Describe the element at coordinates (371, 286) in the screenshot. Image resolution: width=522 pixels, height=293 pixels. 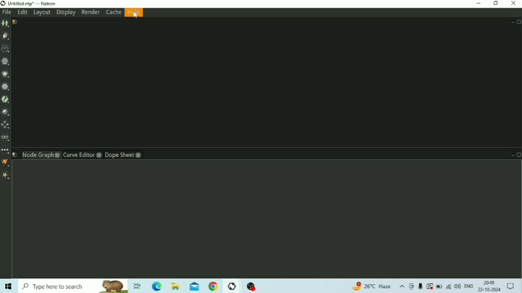
I see `Temperature` at that location.